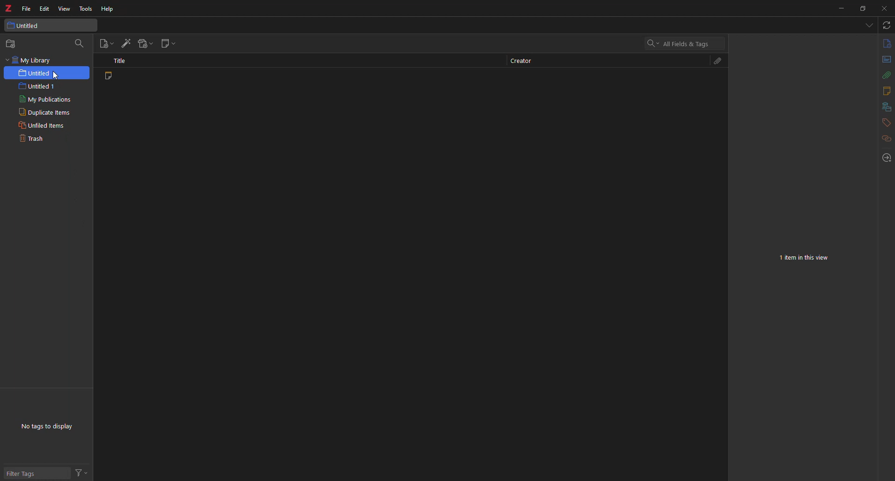  I want to click on note, so click(109, 77).